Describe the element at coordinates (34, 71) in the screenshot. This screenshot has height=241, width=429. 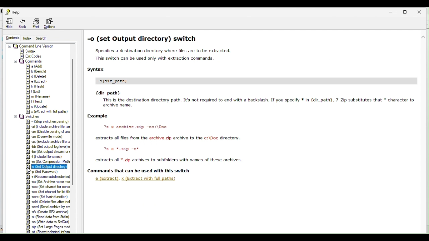
I see `Bench` at that location.